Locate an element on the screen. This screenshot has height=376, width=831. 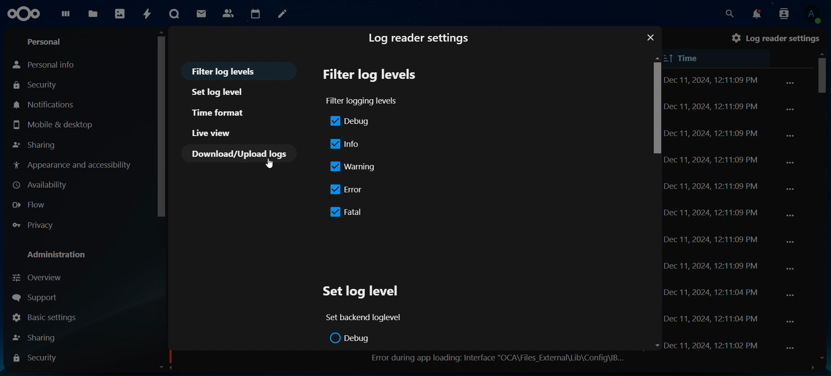
live view is located at coordinates (211, 133).